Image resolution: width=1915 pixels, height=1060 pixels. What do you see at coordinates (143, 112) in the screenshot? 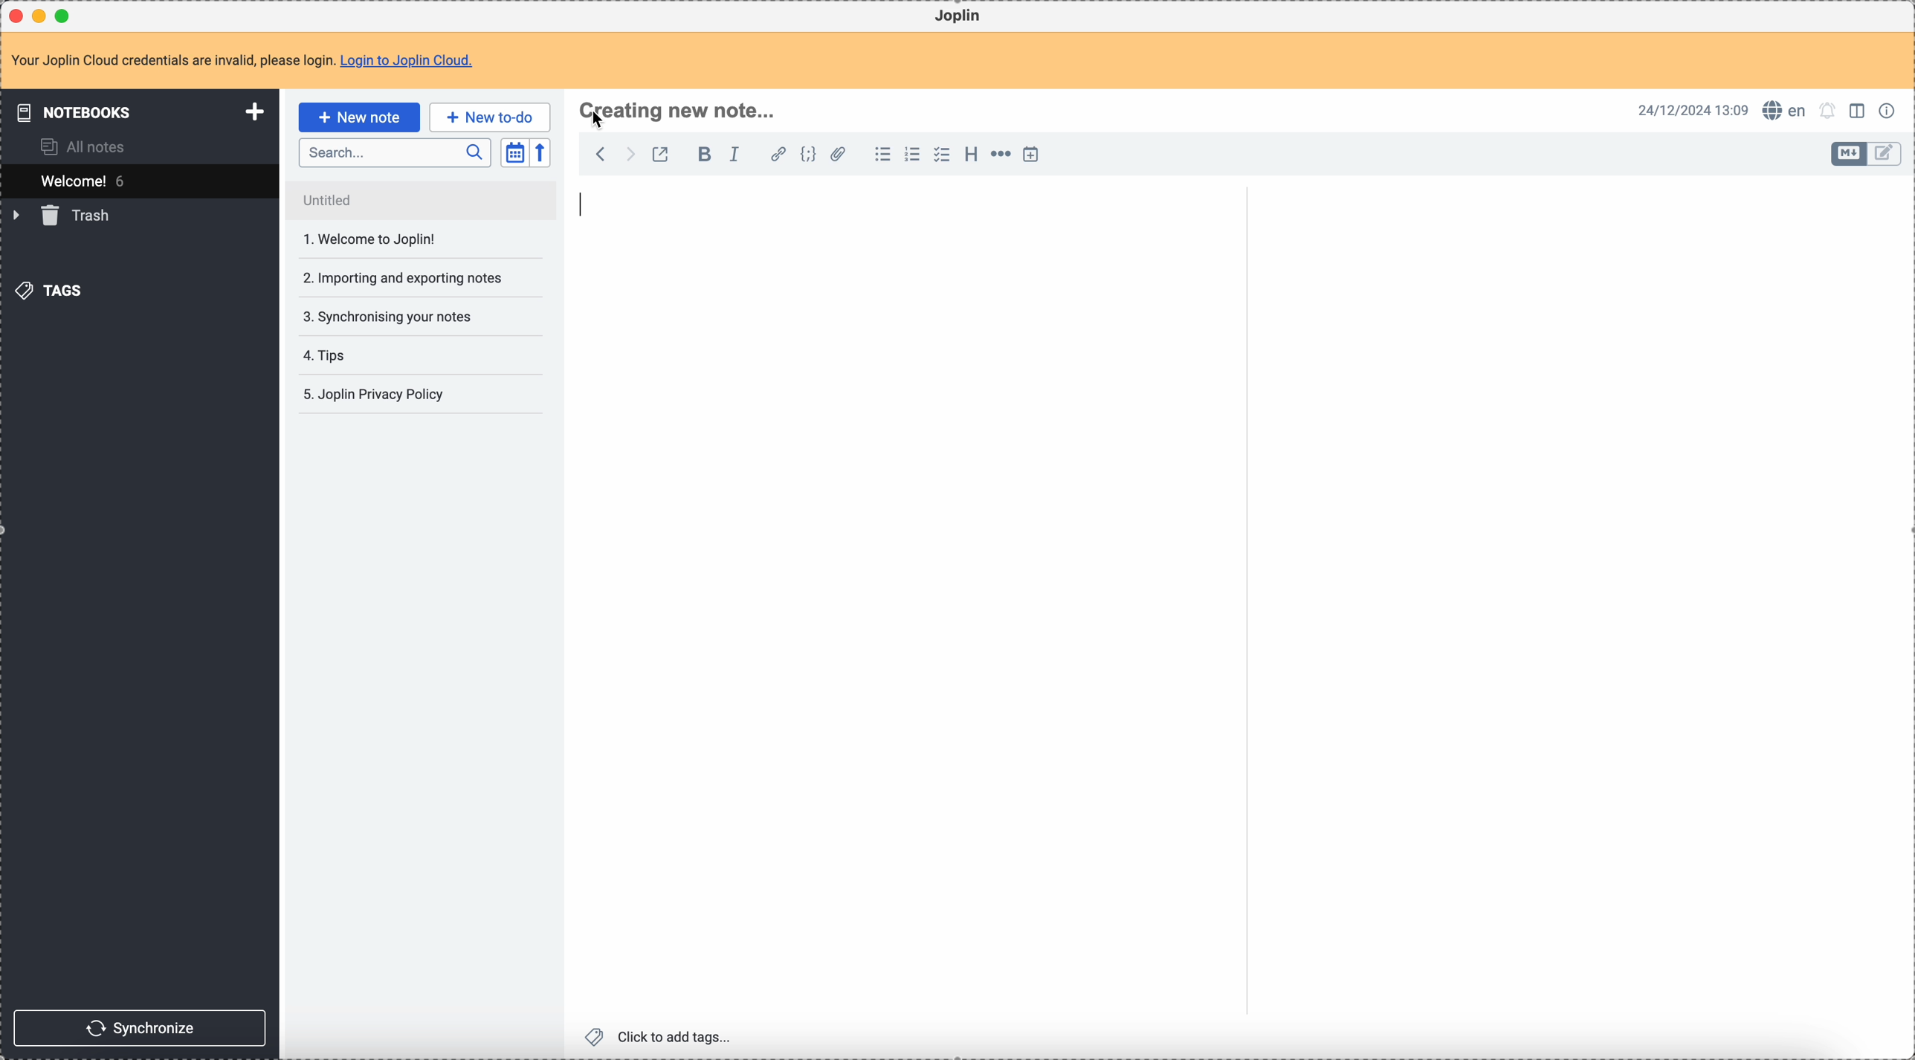
I see `notebooks` at bounding box center [143, 112].